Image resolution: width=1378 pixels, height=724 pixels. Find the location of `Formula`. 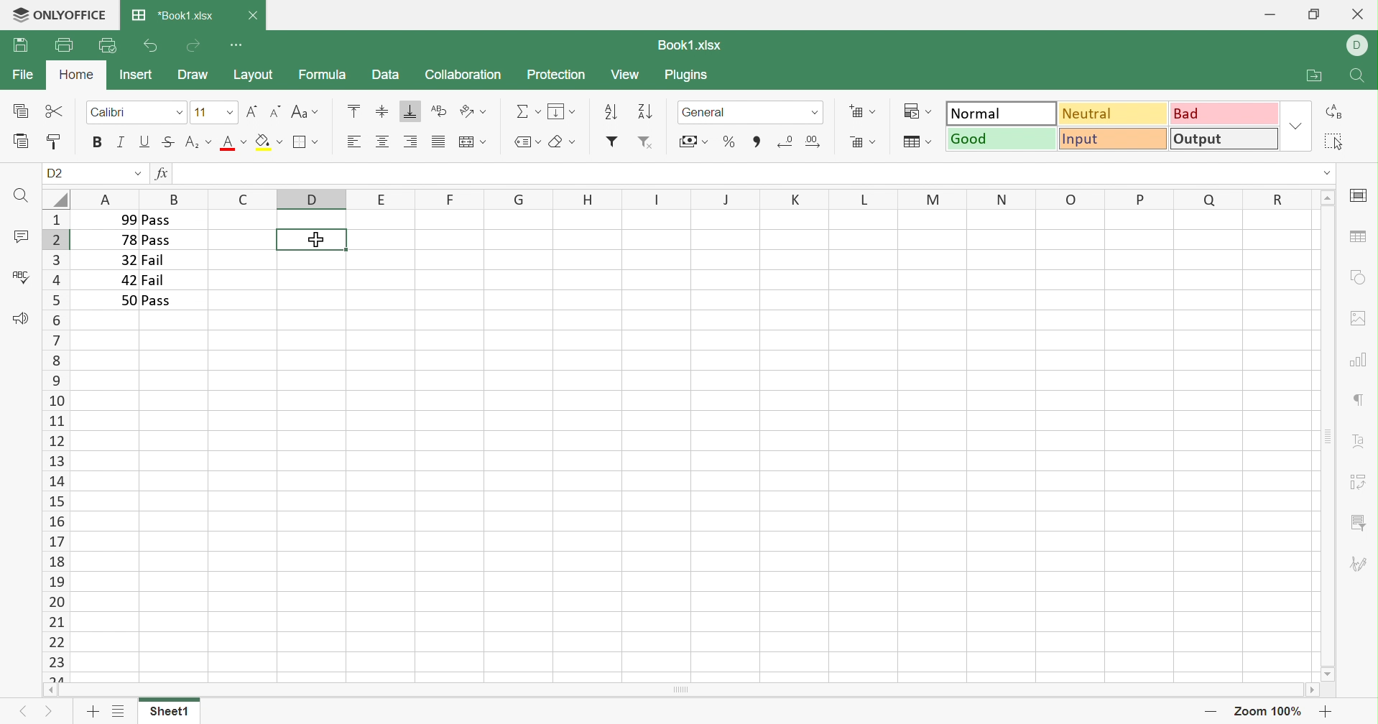

Formula is located at coordinates (321, 74).